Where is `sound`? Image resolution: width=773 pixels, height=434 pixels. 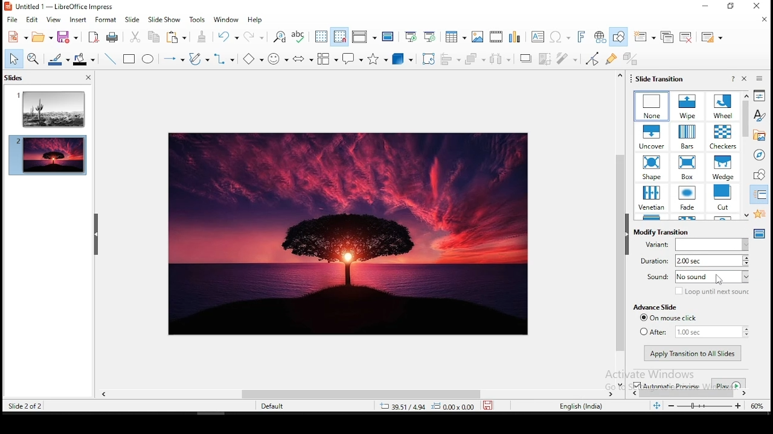 sound is located at coordinates (697, 277).